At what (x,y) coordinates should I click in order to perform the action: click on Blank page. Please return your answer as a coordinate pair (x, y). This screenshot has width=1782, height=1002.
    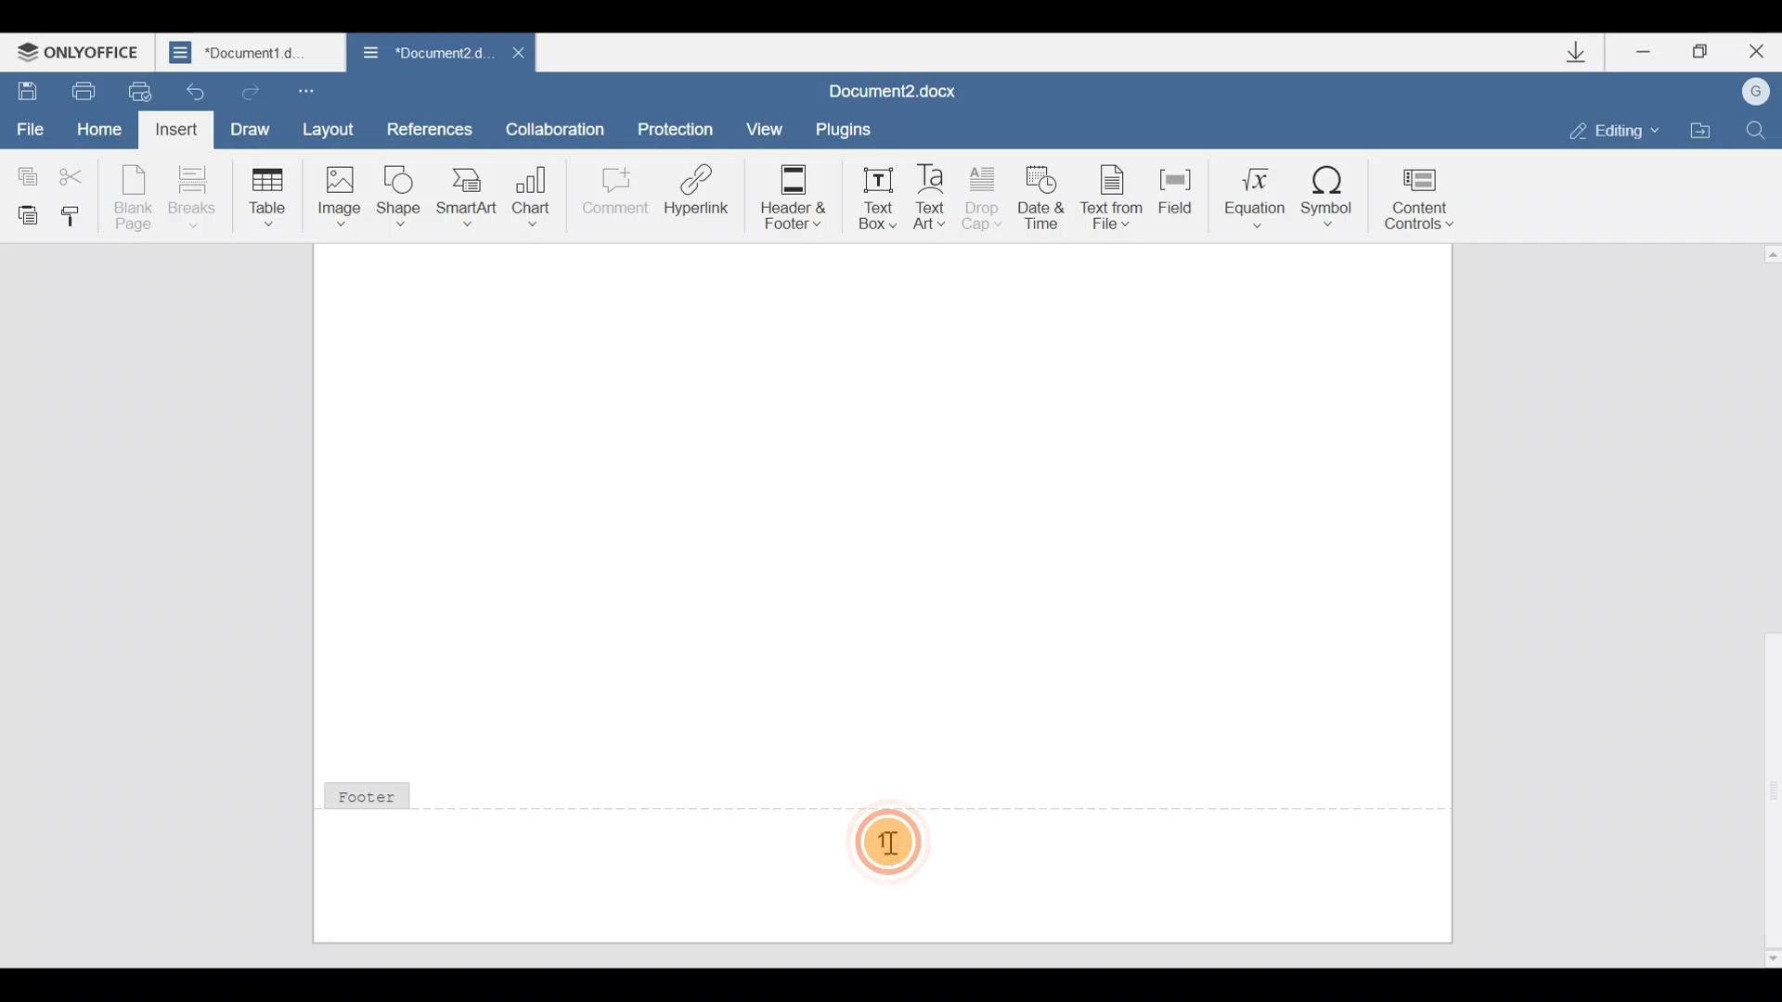
    Looking at the image, I should click on (136, 196).